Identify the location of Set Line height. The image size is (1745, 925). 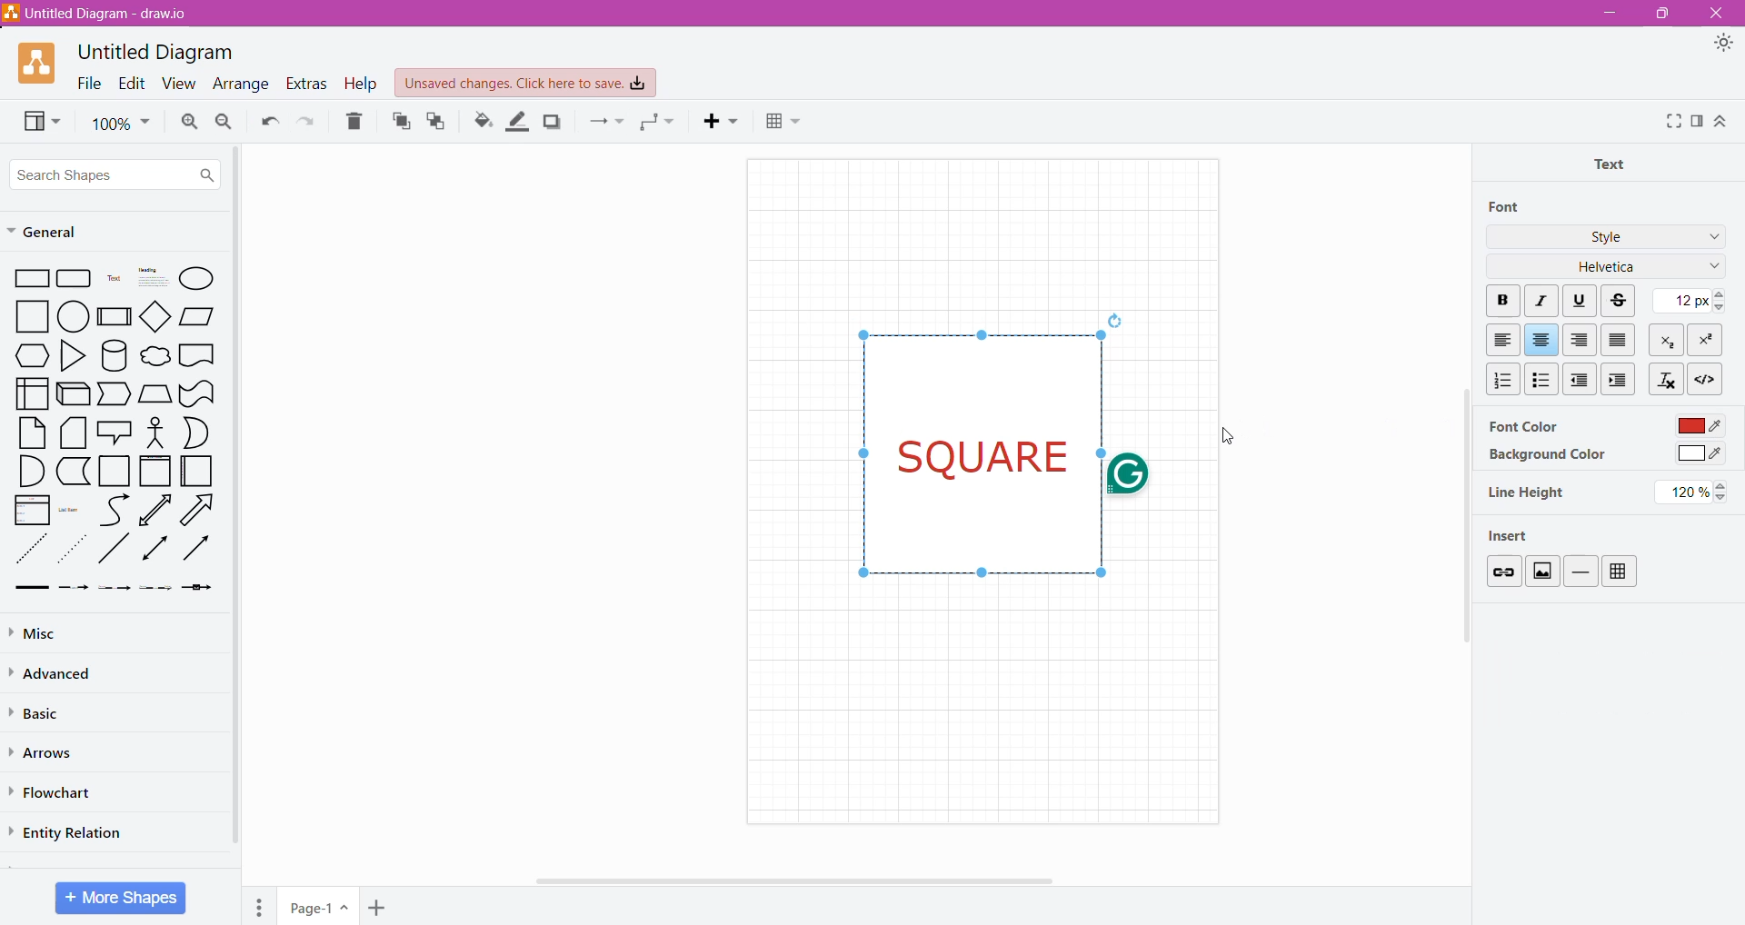
(1695, 492).